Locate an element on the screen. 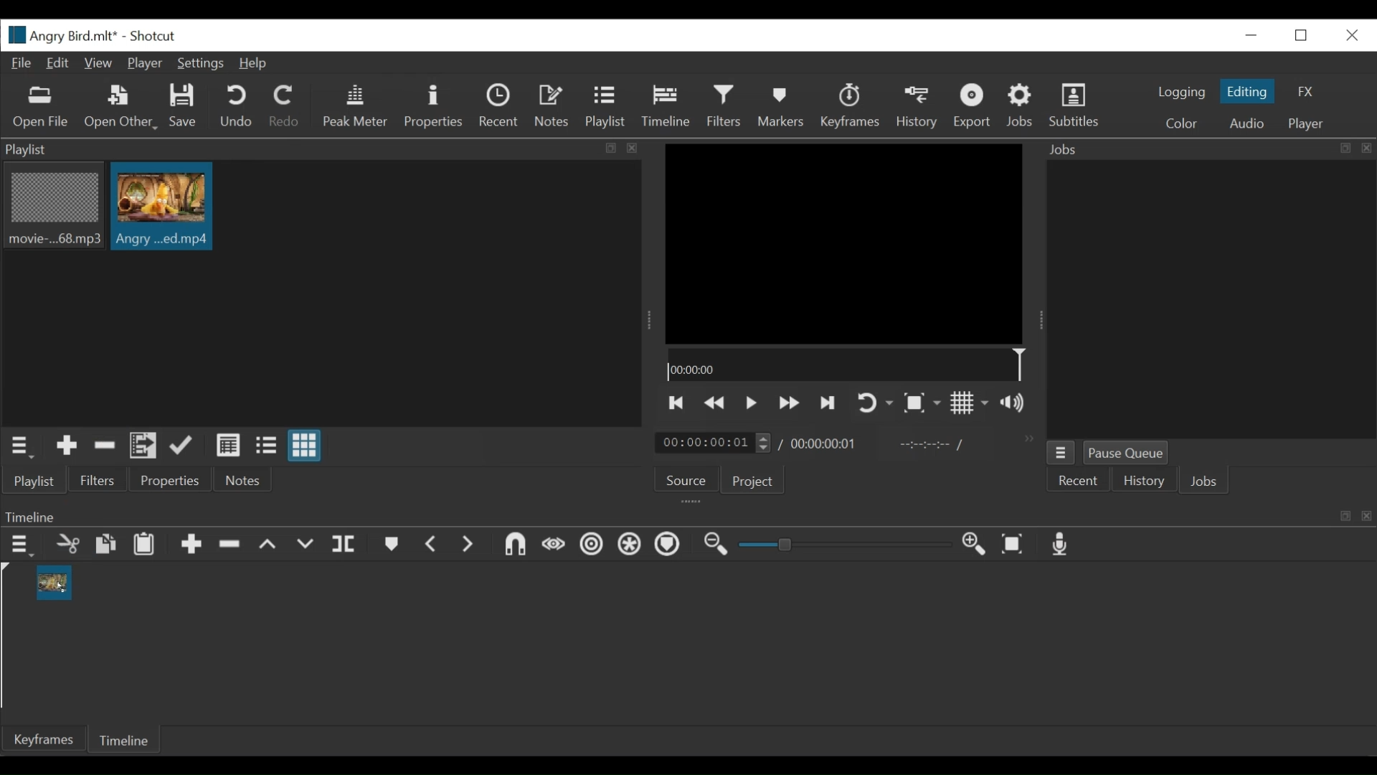 The image size is (1377, 775). Ripple all tracks is located at coordinates (630, 545).